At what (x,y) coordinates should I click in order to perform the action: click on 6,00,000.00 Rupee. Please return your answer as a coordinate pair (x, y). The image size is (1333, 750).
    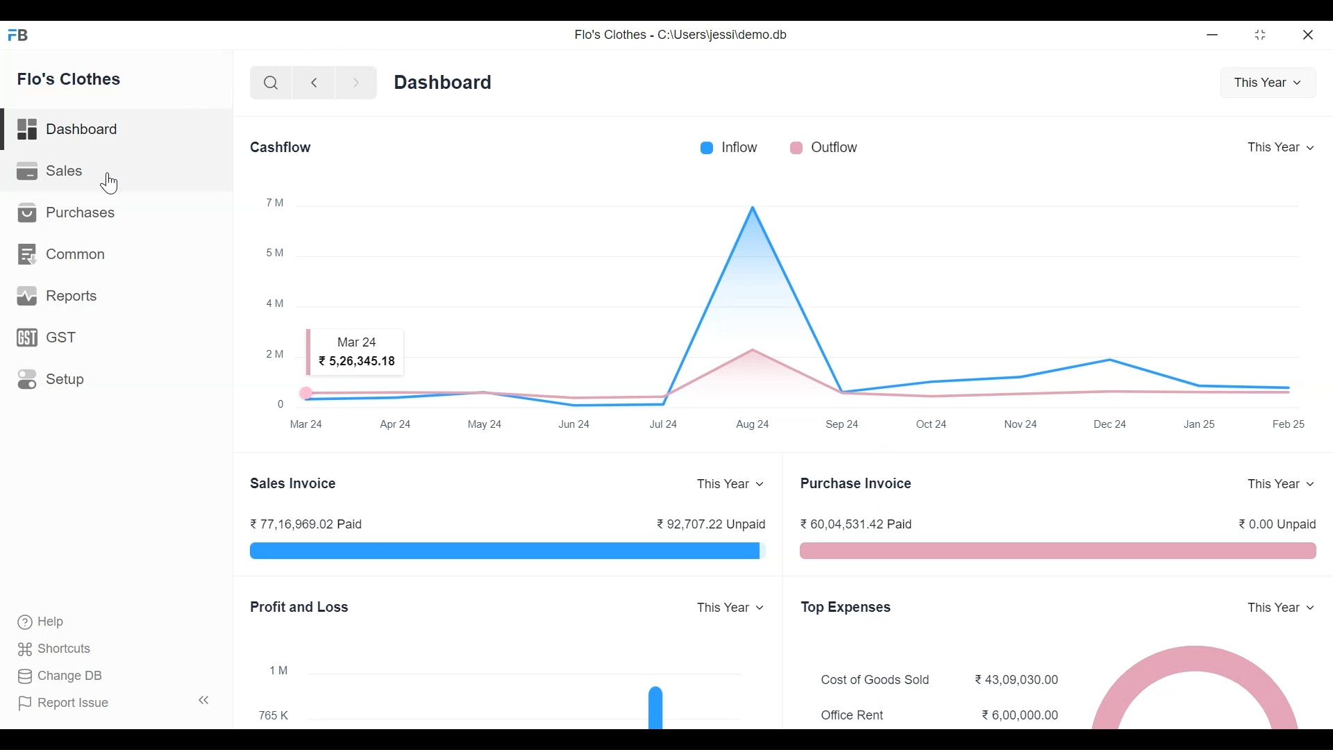
    Looking at the image, I should click on (1023, 715).